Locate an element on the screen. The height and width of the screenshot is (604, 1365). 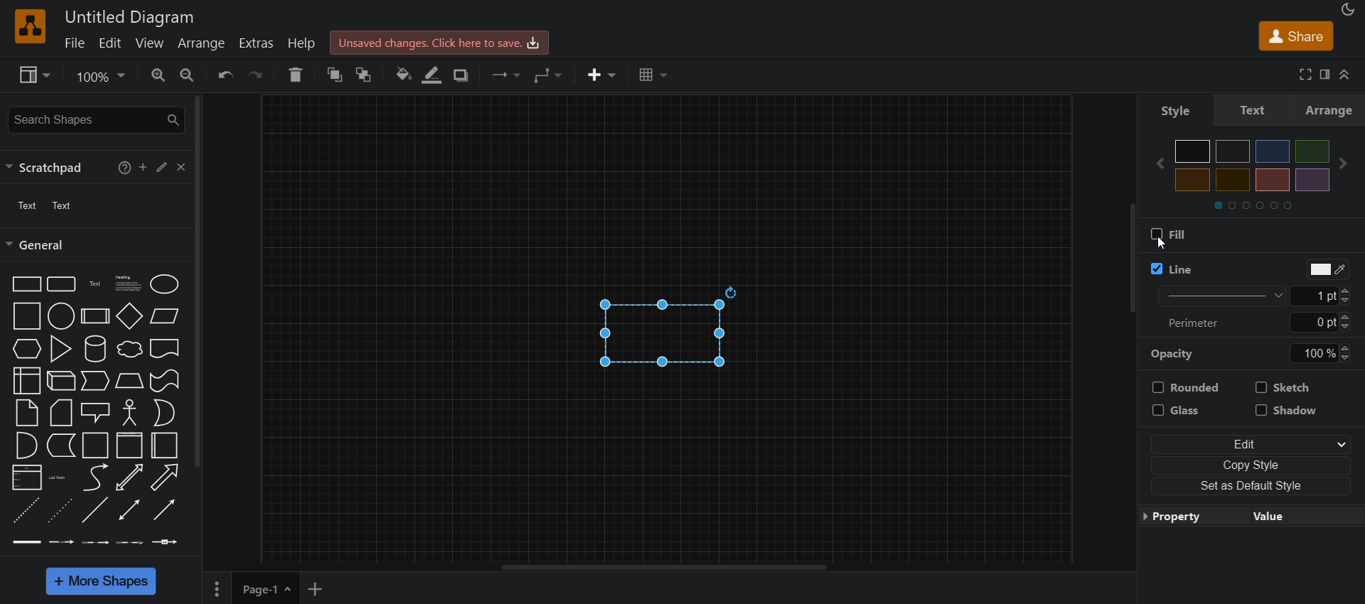
document is located at coordinates (166, 349).